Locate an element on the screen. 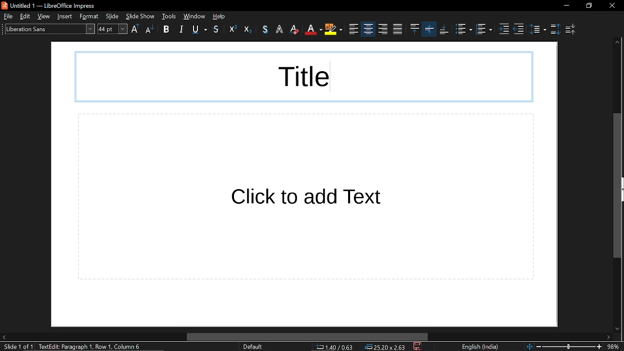  text: edit paragraph 1, row 1, column 6 is located at coordinates (93, 347).